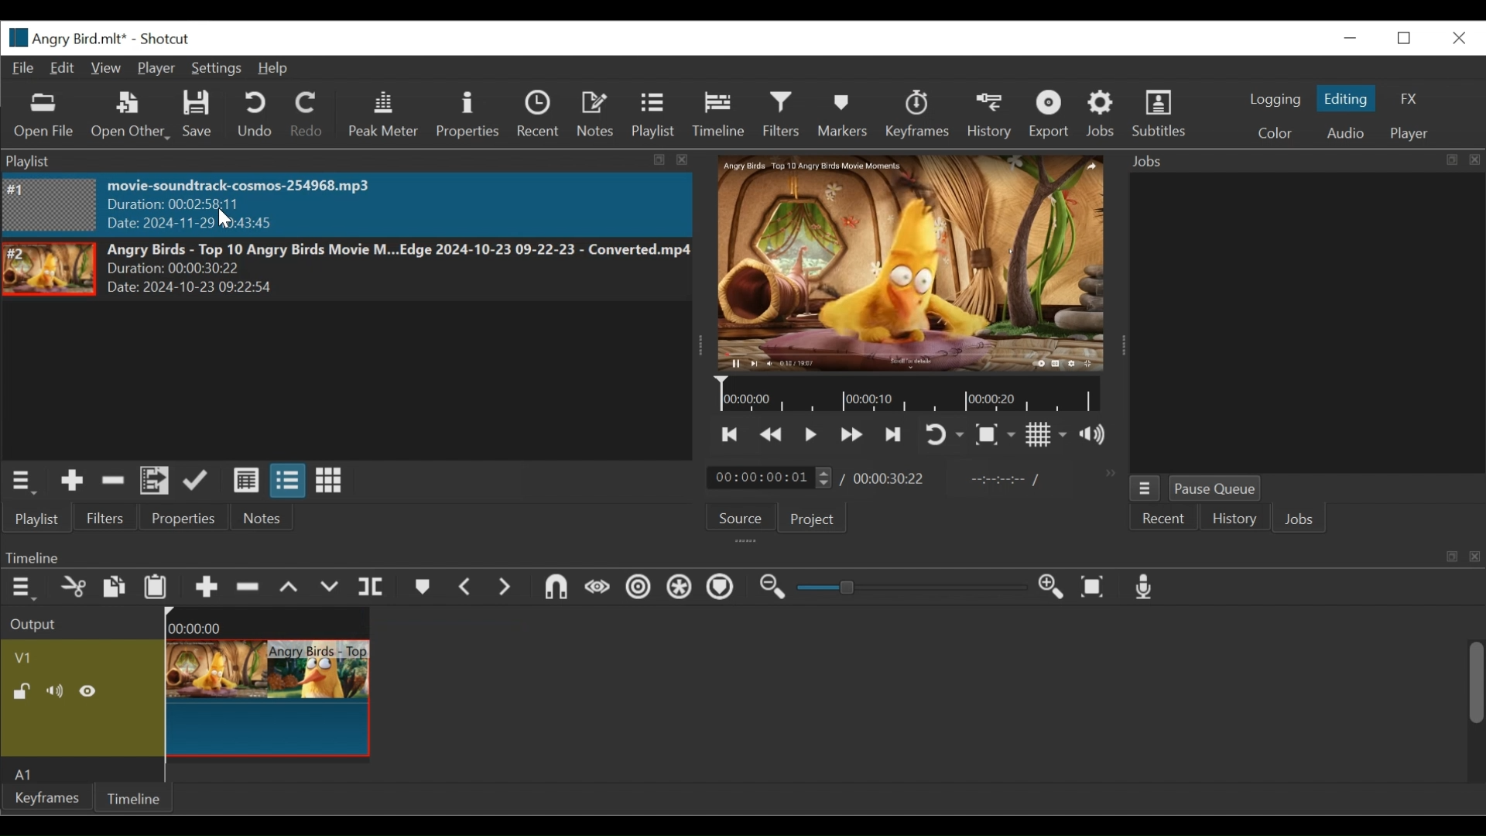 The width and height of the screenshot is (1486, 836). What do you see at coordinates (371, 588) in the screenshot?
I see `Split Playhead` at bounding box center [371, 588].